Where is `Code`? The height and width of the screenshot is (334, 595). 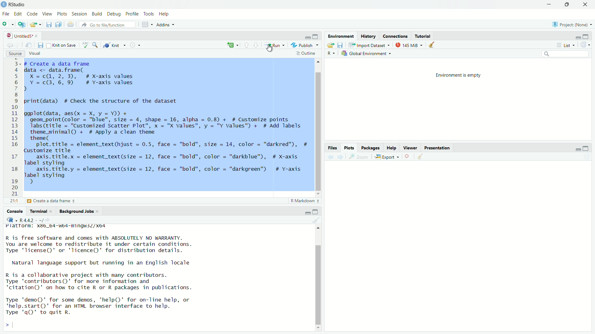 Code is located at coordinates (32, 14).